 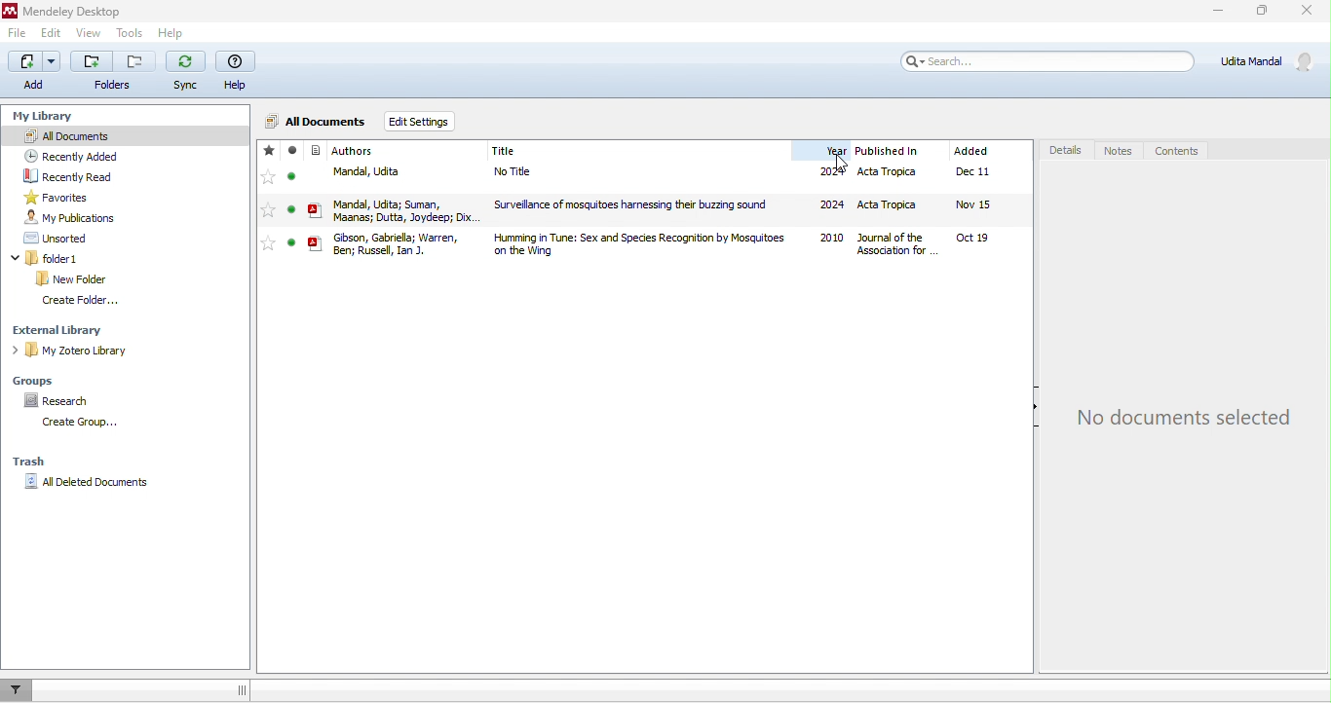 What do you see at coordinates (316, 123) in the screenshot?
I see `all documents` at bounding box center [316, 123].